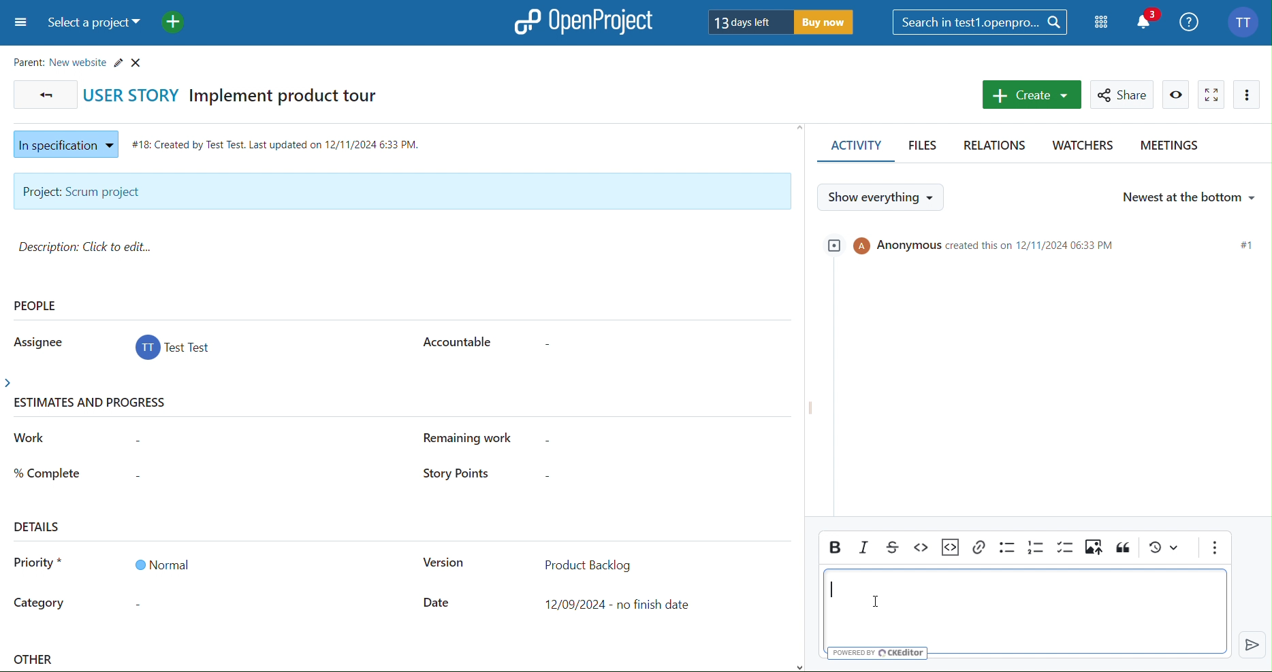 The height and width of the screenshot is (672, 1272). I want to click on 12/09/2024, so click(621, 605).